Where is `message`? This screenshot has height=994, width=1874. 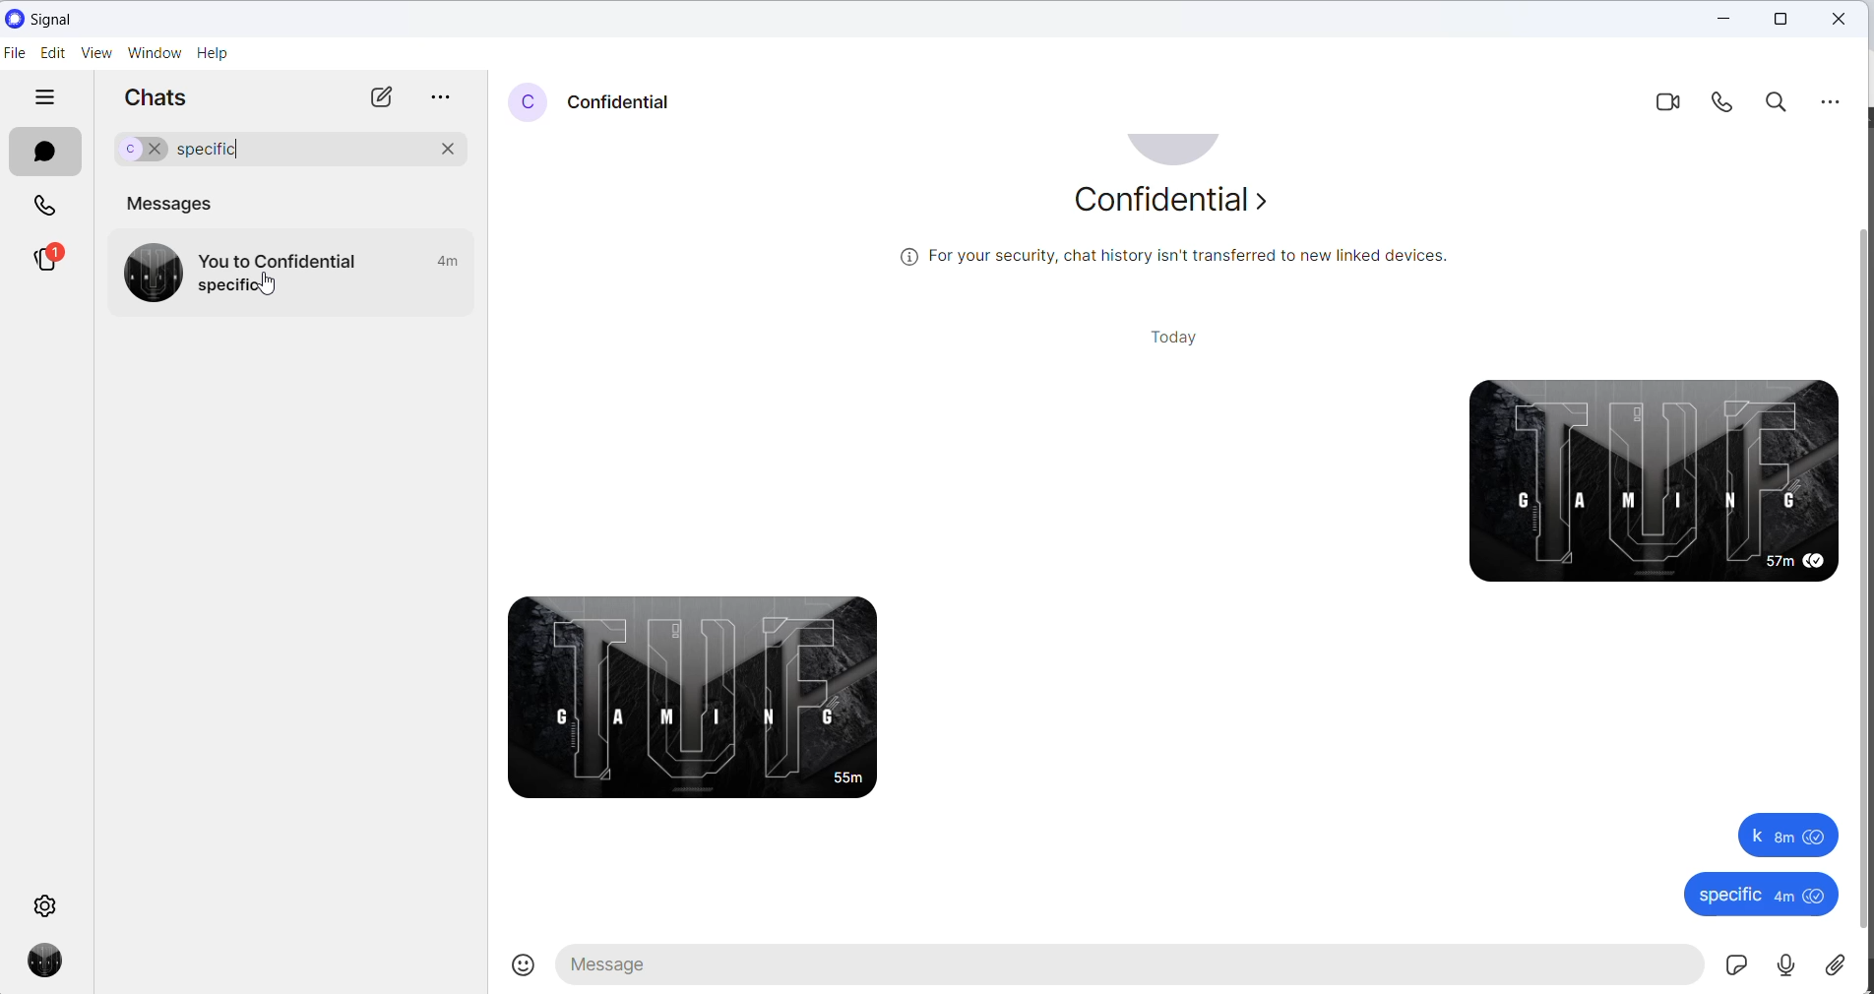 message is located at coordinates (235, 286).